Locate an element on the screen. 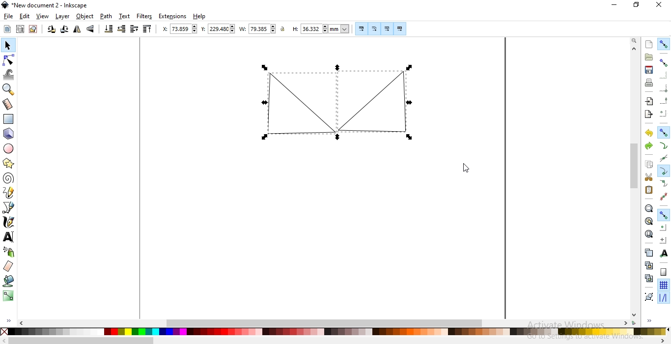  snap smooth nodes incl quadrant points of ellipses is located at coordinates (664, 183).